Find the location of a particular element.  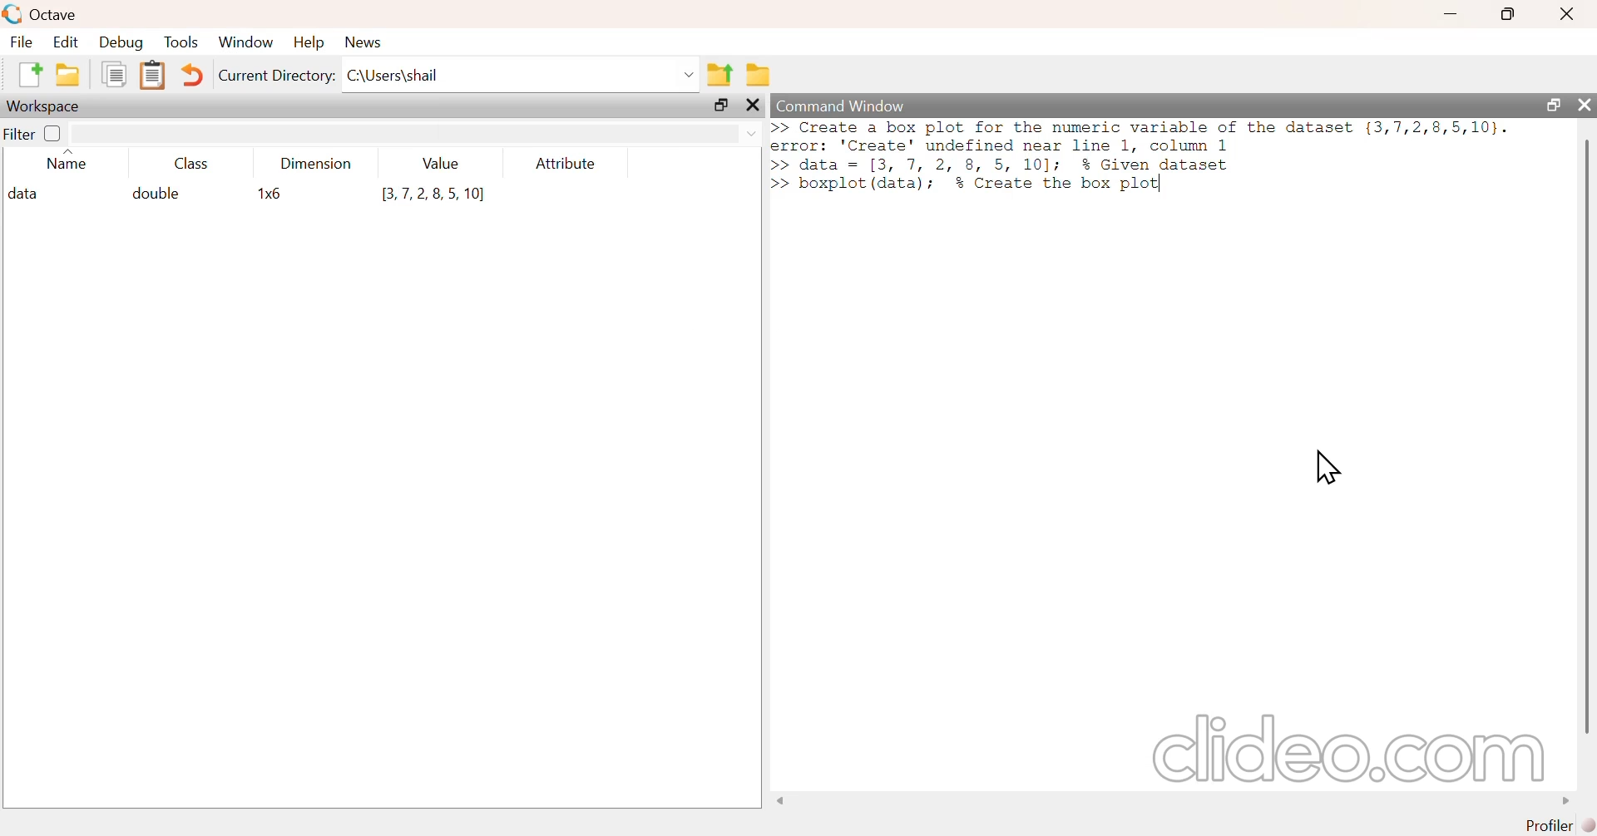

maximize is located at coordinates (715, 105).